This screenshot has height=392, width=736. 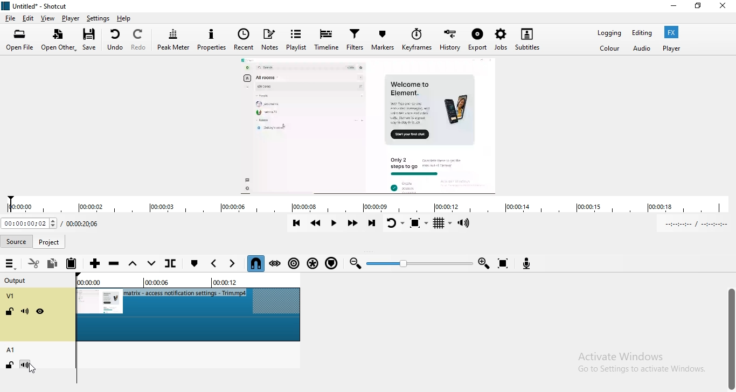 I want to click on Notes, so click(x=269, y=39).